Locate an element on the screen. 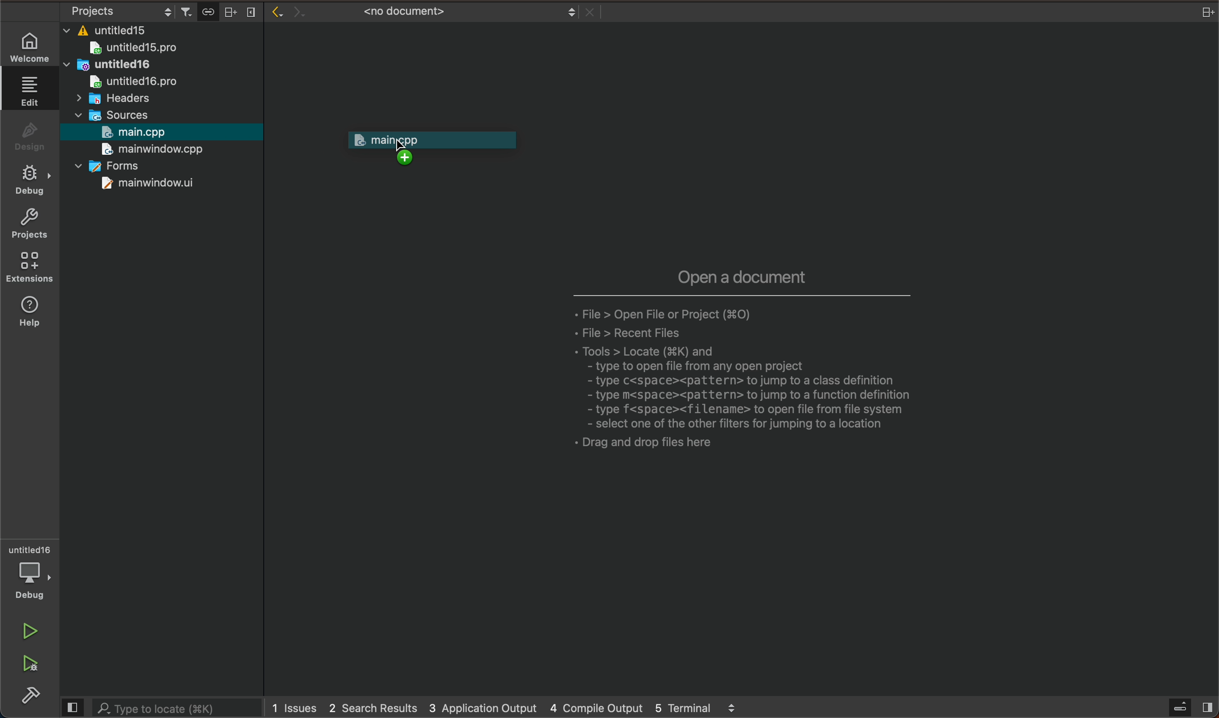 Image resolution: width=1219 pixels, height=718 pixels. drag to is located at coordinates (432, 145).